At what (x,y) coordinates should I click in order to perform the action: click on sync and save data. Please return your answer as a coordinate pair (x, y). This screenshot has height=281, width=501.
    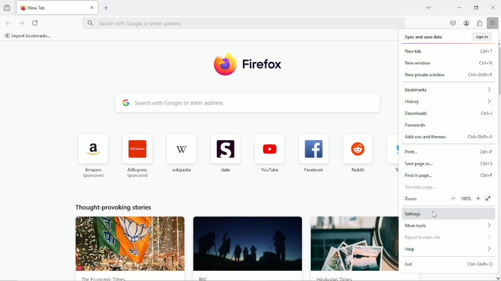
    Looking at the image, I should click on (434, 38).